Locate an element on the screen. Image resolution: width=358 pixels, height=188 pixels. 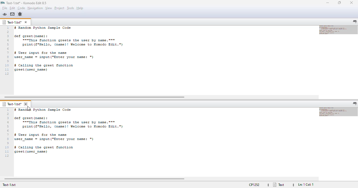
navigation is located at coordinates (35, 8).